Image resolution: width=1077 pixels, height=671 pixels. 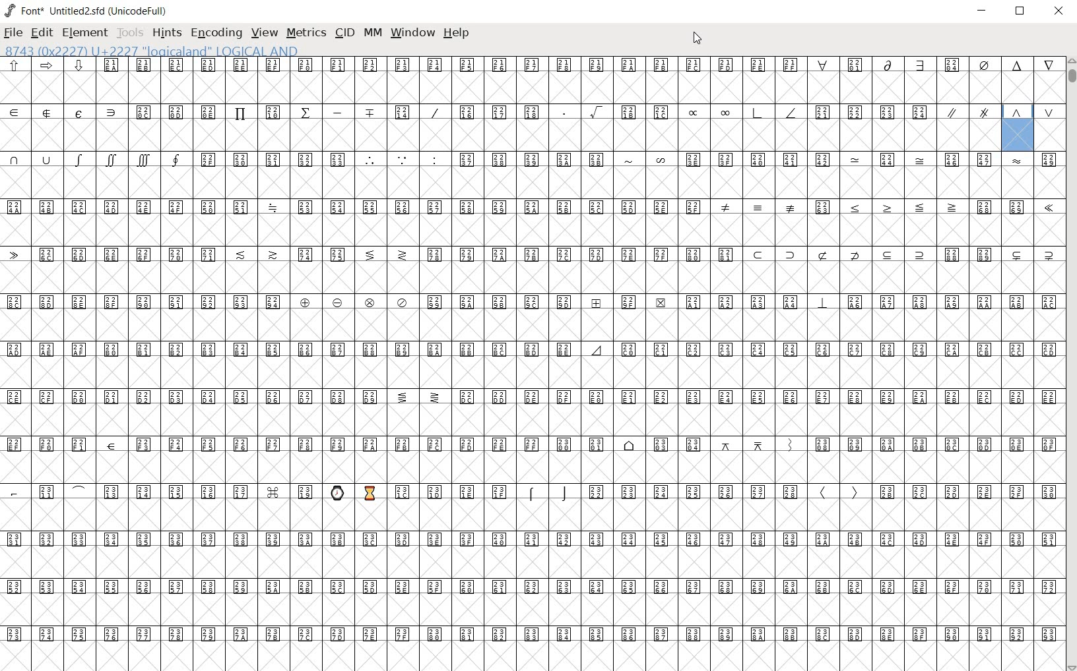 What do you see at coordinates (1018, 134) in the screenshot?
I see `8743 (0x22227) U+2227 "logicaland" LOGICAL AND` at bounding box center [1018, 134].